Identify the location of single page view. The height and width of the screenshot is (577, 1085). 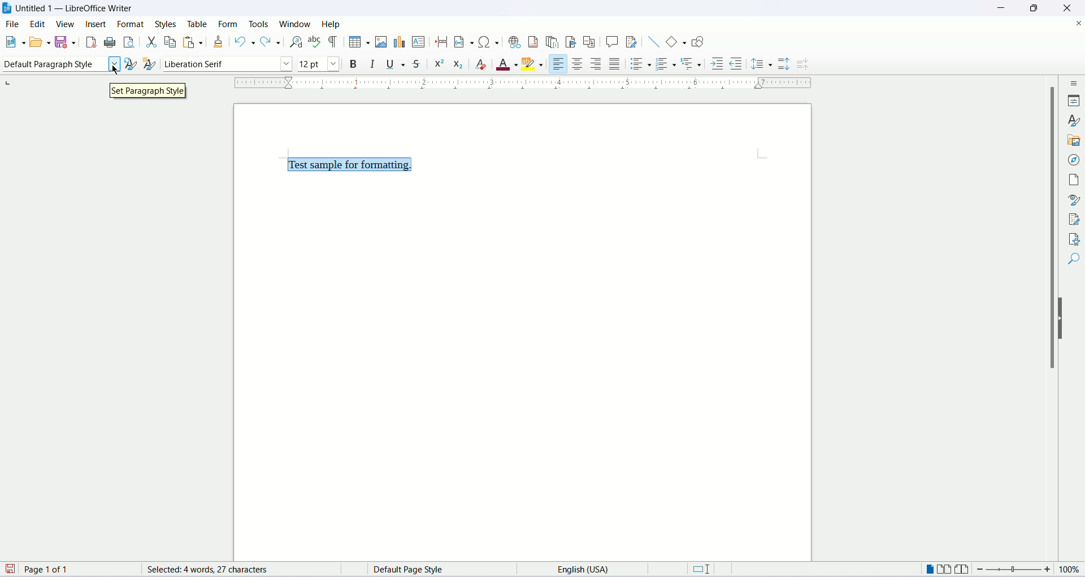
(931, 569).